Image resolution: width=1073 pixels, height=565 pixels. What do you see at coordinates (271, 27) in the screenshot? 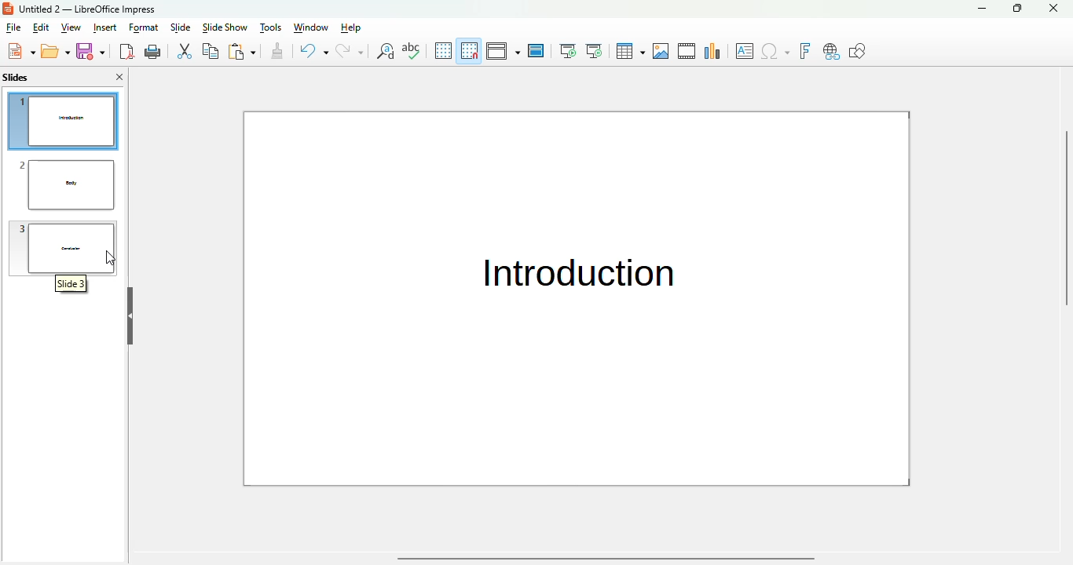
I see `tools` at bounding box center [271, 27].